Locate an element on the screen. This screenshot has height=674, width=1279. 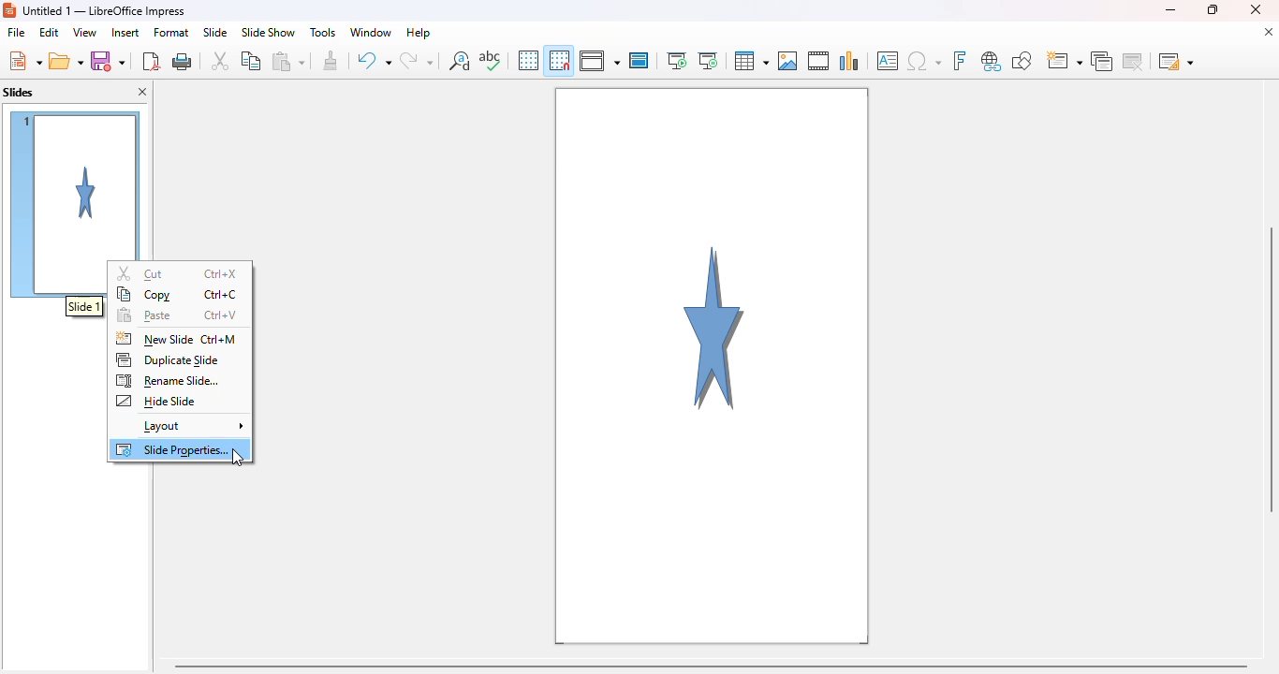
redo is located at coordinates (417, 59).